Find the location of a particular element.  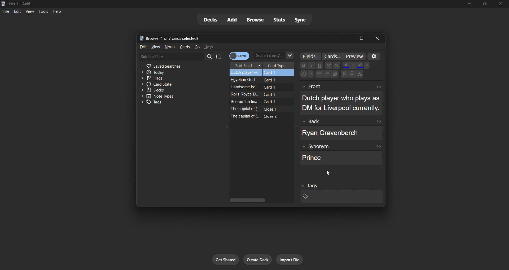

selected card front data is located at coordinates (340, 99).